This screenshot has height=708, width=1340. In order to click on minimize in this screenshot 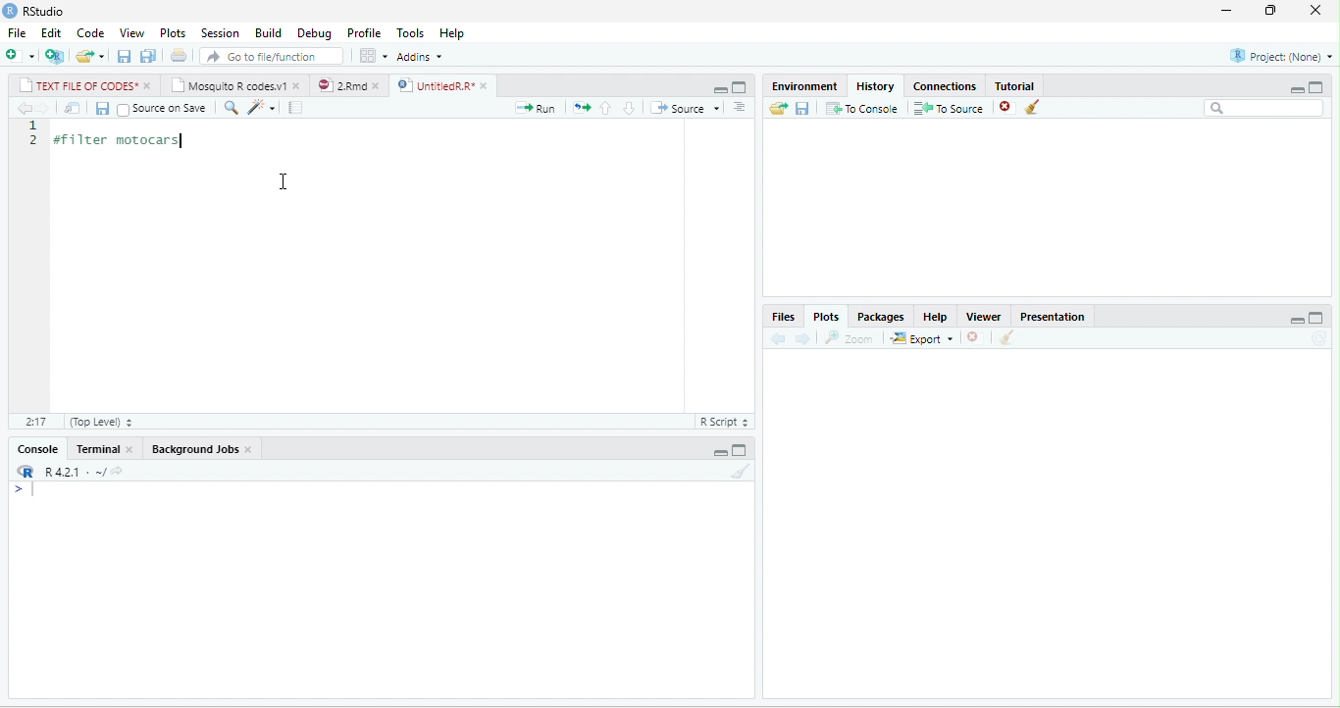, I will do `click(1297, 320)`.